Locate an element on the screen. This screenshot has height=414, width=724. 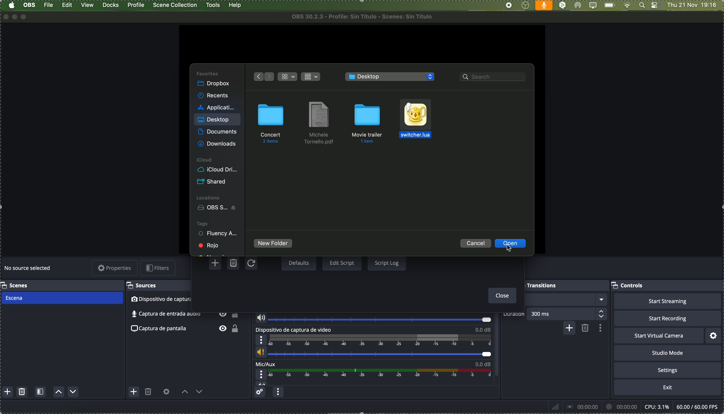
scripts is located at coordinates (391, 77).